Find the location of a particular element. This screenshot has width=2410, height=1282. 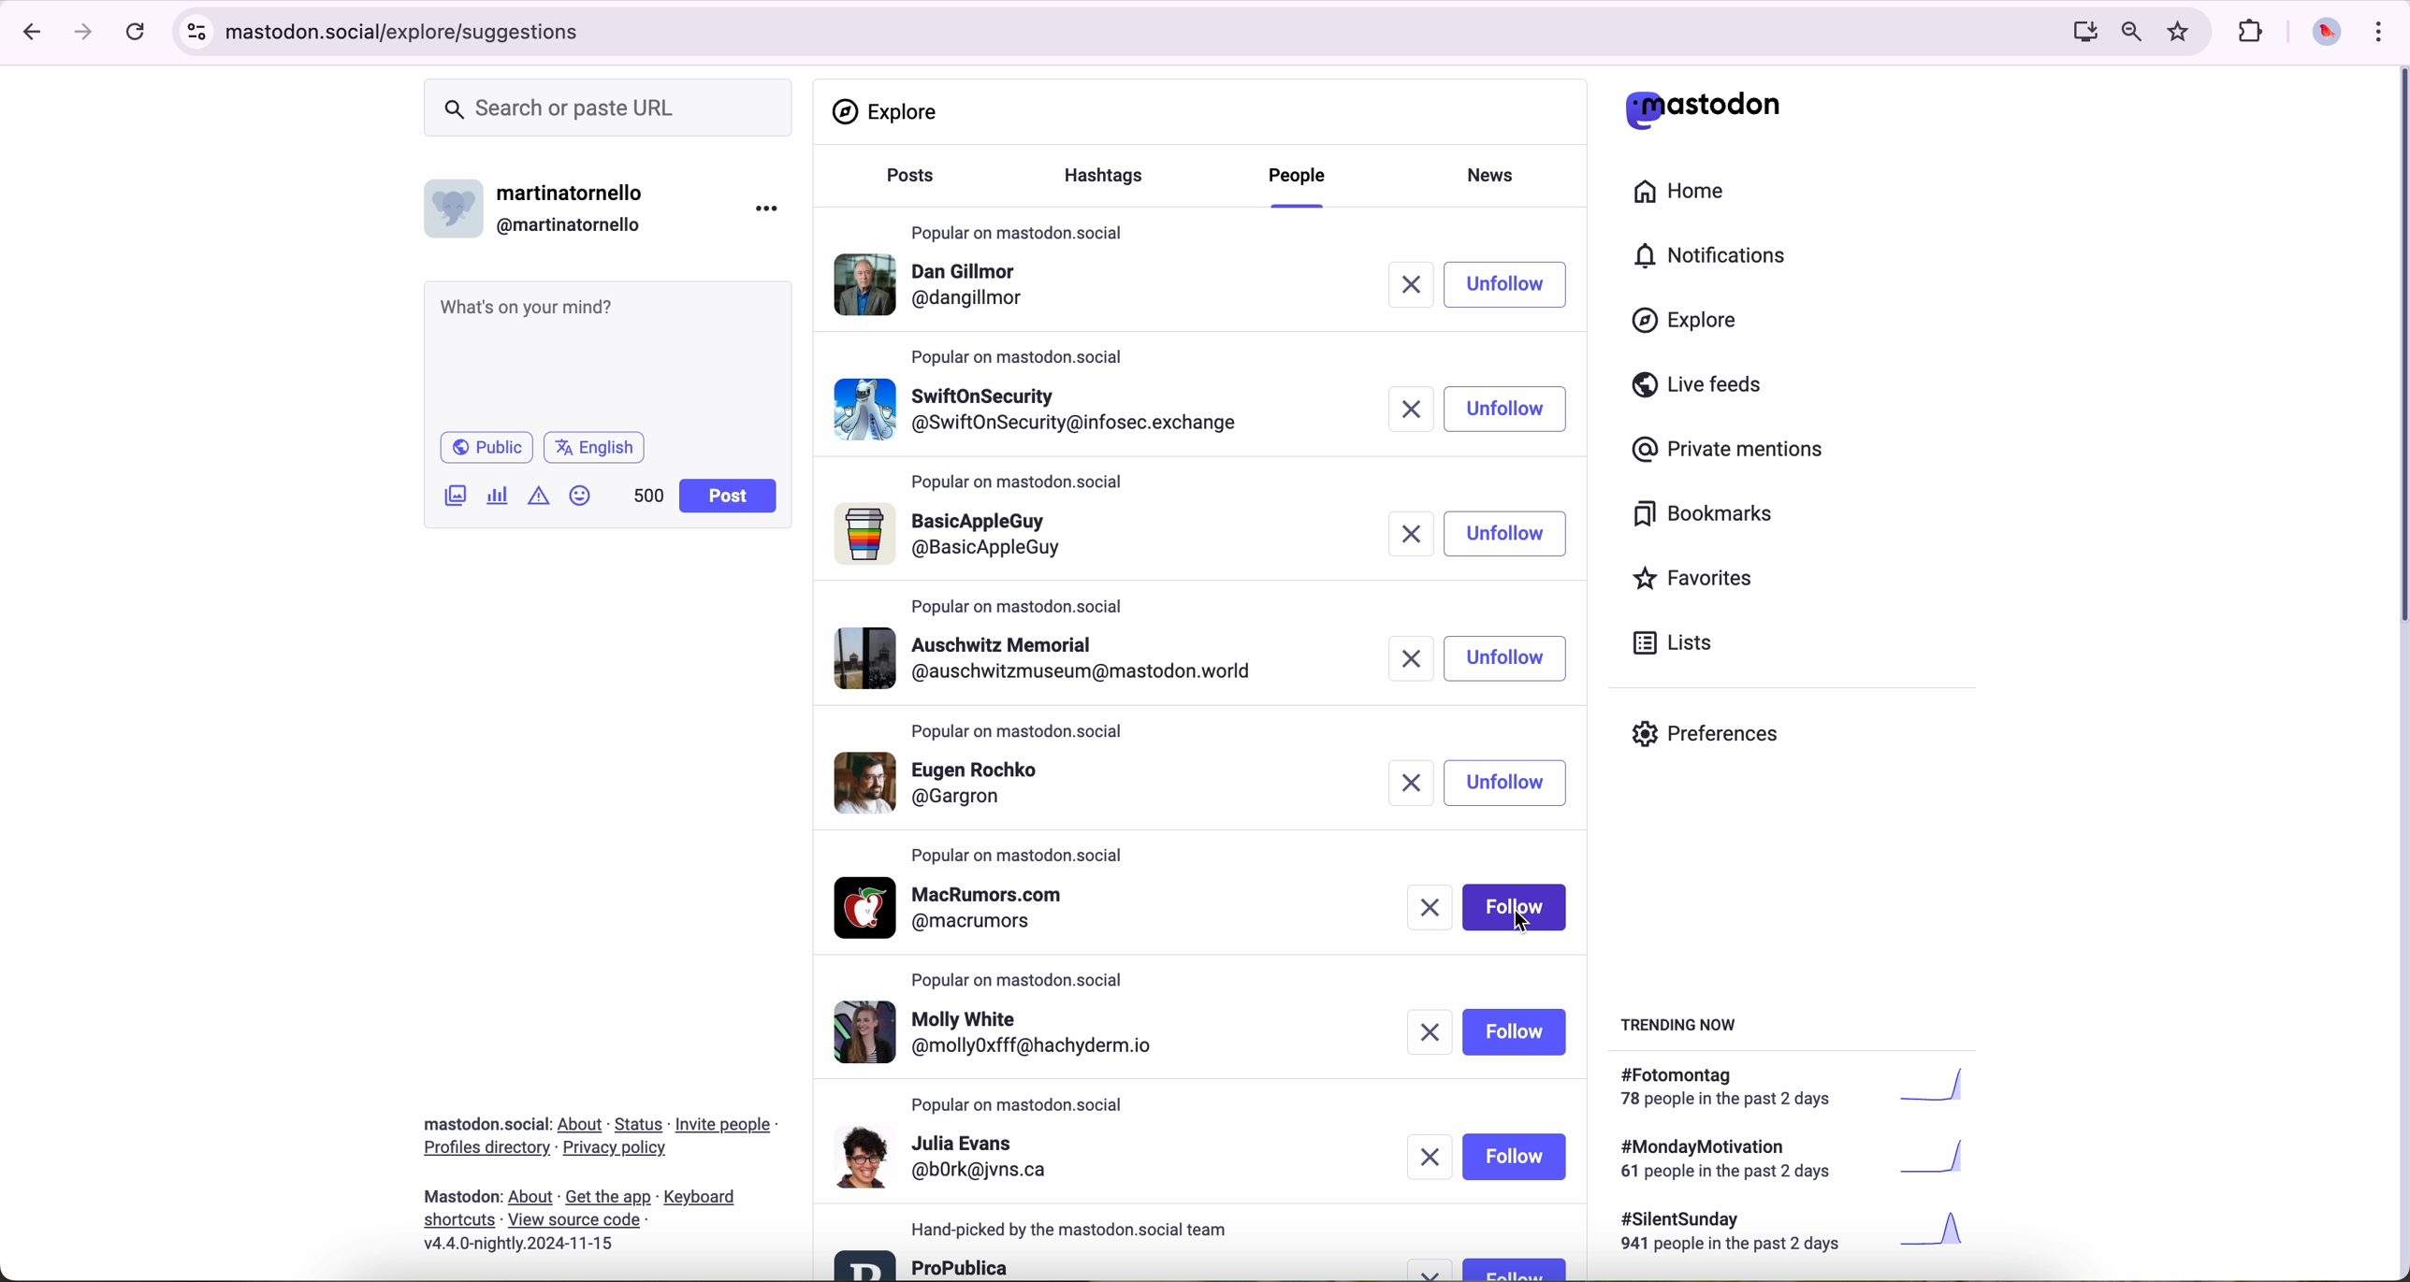

follow button is located at coordinates (1515, 1032).